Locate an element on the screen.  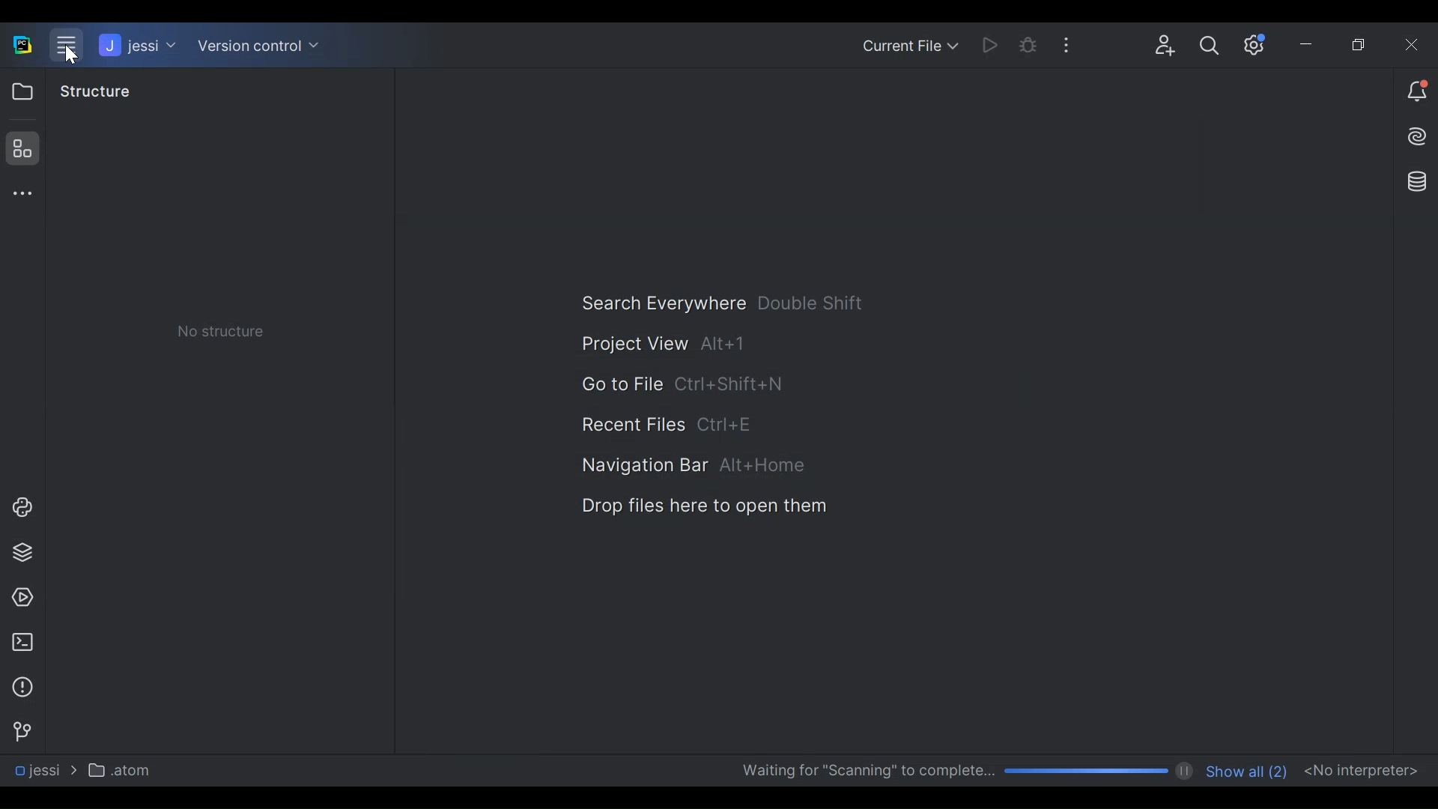
Scanning Progress is located at coordinates (956, 768).